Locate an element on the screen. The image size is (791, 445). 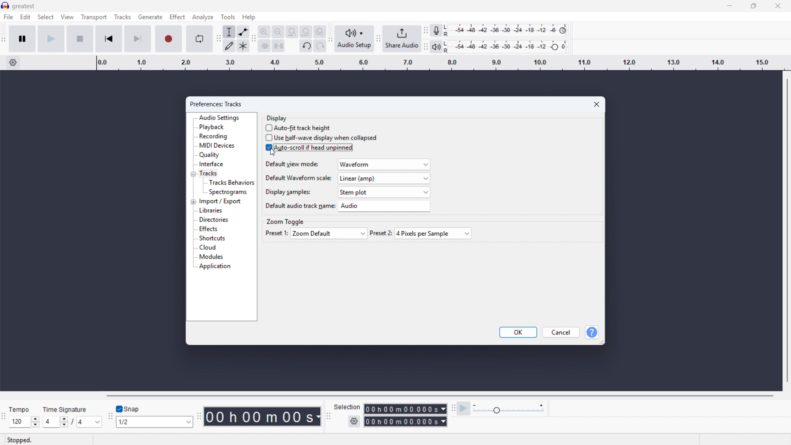
cloud  is located at coordinates (208, 248).